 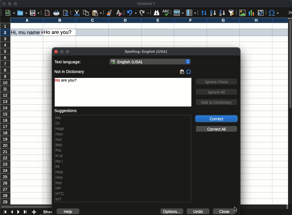 What do you see at coordinates (243, 13) in the screenshot?
I see `image` at bounding box center [243, 13].